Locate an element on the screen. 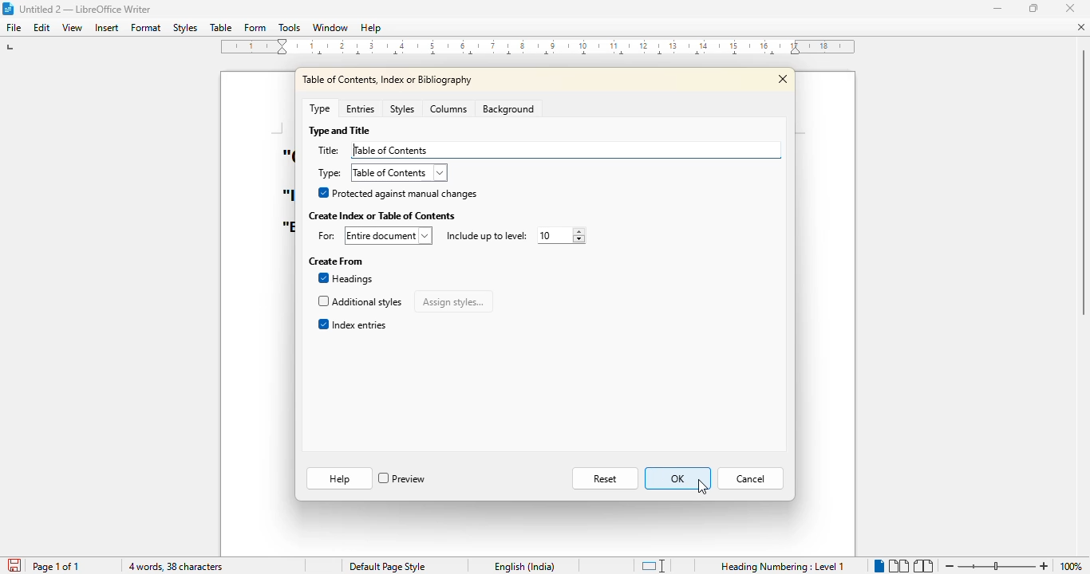 The height and width of the screenshot is (574, 1090). minimize is located at coordinates (998, 9).